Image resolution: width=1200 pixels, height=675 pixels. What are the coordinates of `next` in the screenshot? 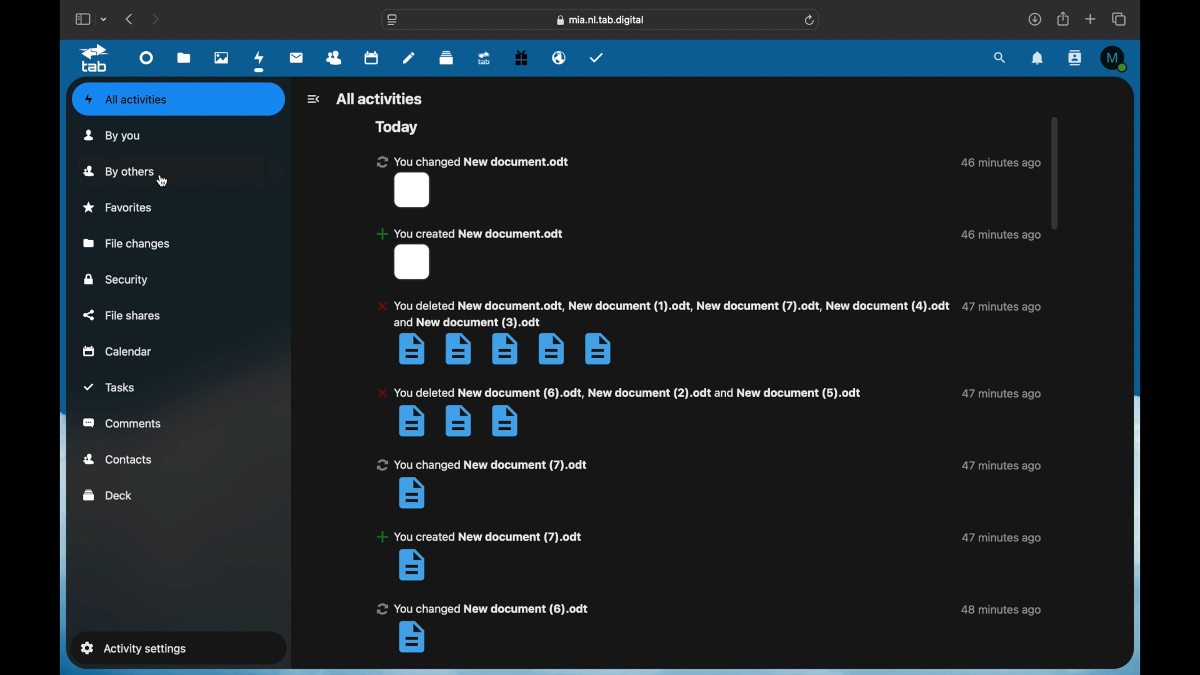 It's located at (156, 19).